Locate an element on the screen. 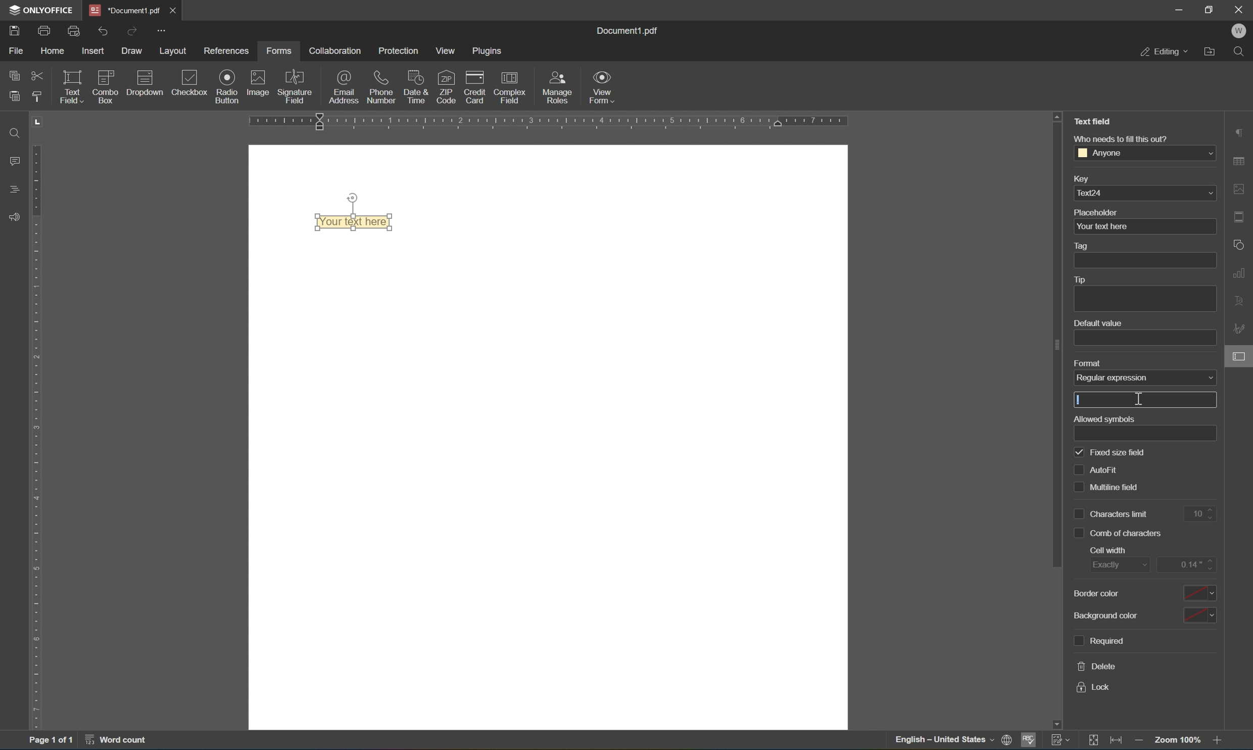  signature settings is located at coordinates (1241, 329).